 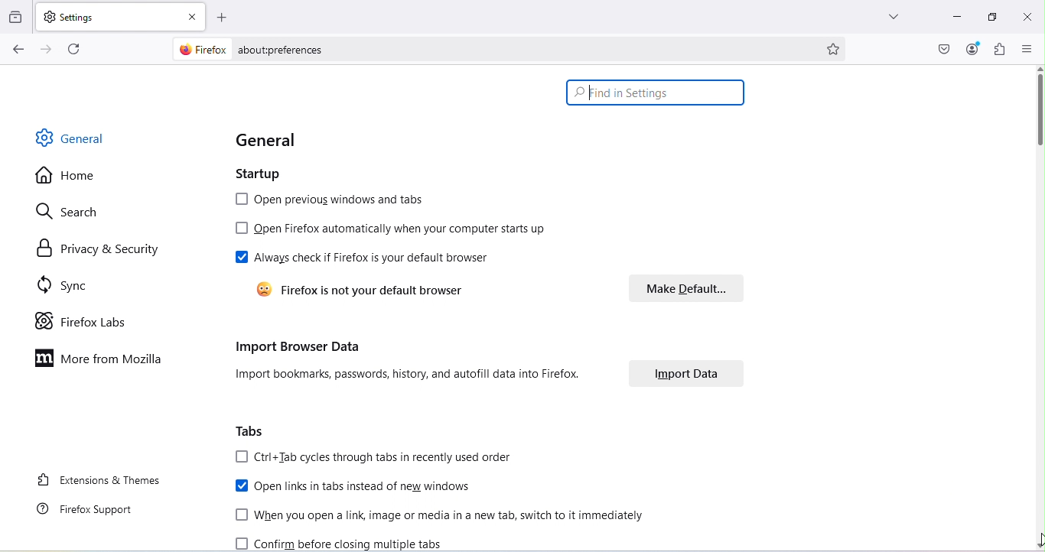 I want to click on Minimize, so click(x=956, y=18).